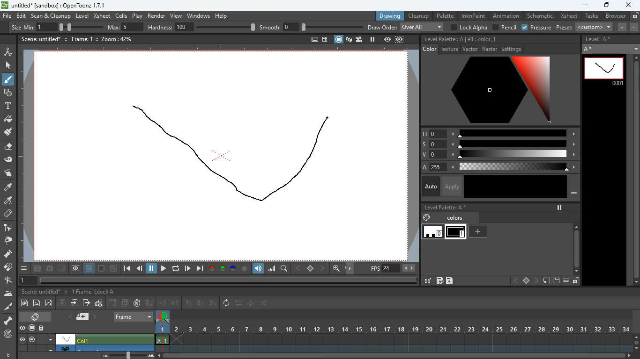  What do you see at coordinates (189, 303) in the screenshot?
I see `1` at bounding box center [189, 303].